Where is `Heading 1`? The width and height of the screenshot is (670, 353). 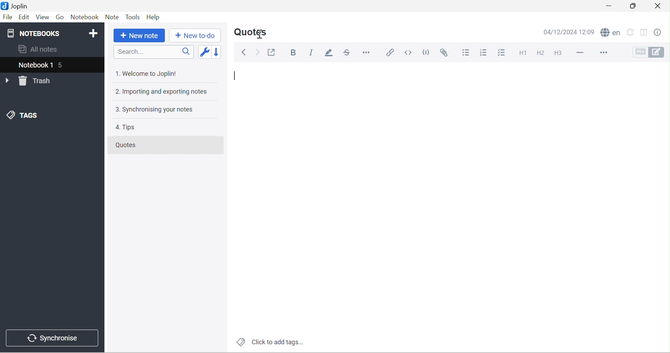 Heading 1 is located at coordinates (522, 54).